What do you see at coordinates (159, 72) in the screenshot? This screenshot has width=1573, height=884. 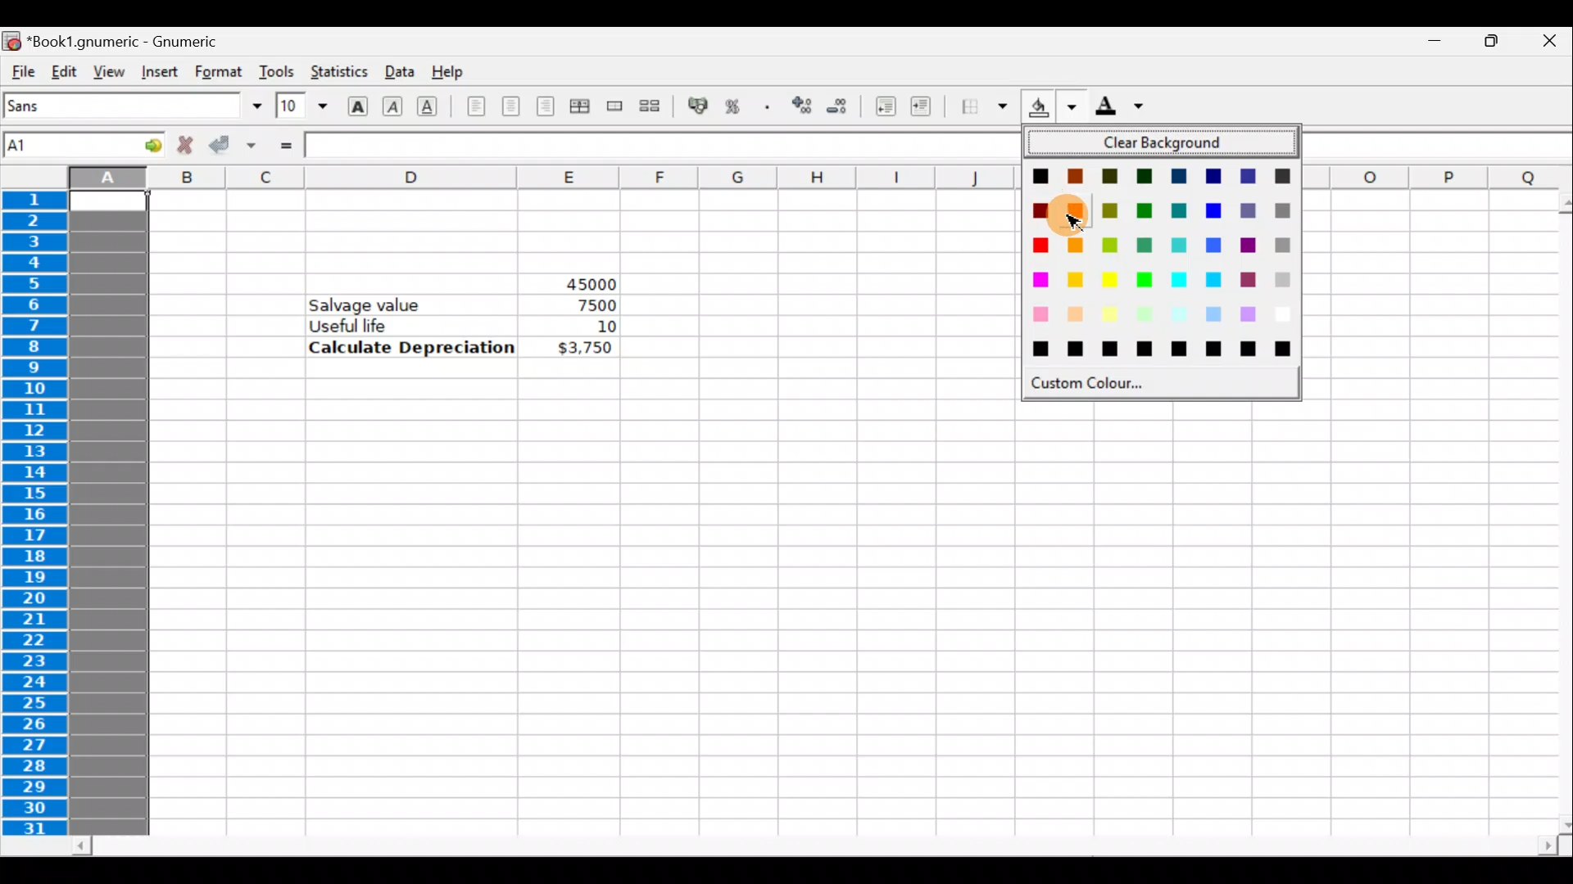 I see `Insert` at bounding box center [159, 72].